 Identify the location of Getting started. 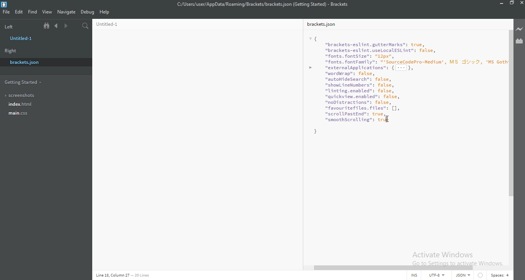
(32, 82).